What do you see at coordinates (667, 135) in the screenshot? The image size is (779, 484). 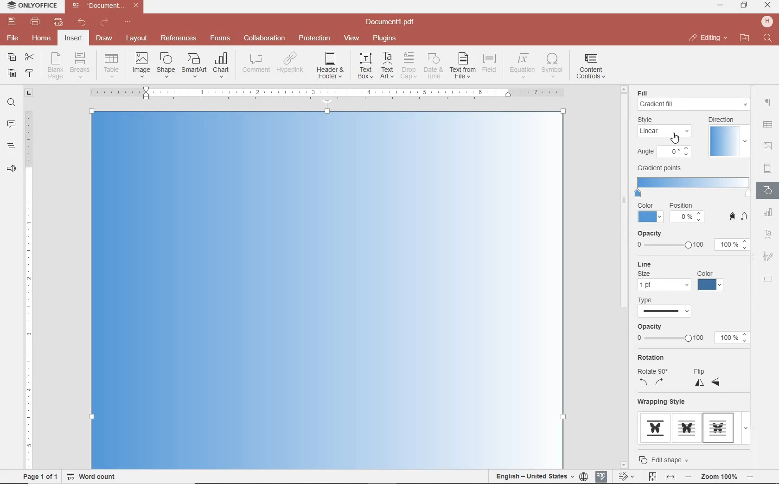 I see `GRADIENT` at bounding box center [667, 135].